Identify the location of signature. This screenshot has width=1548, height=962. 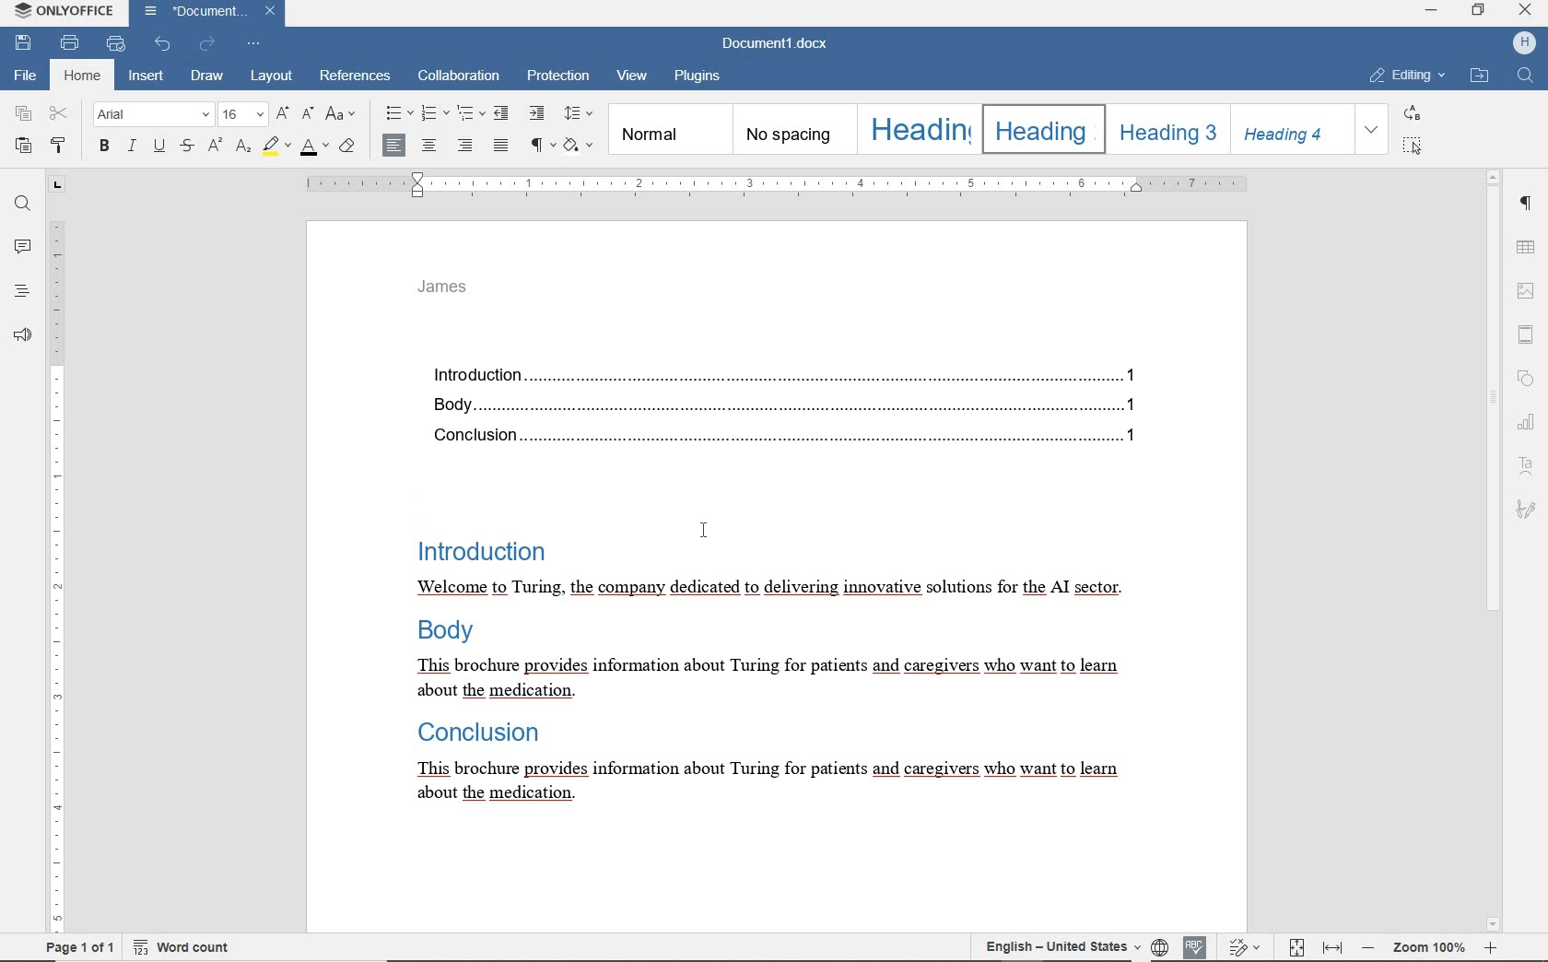
(1525, 508).